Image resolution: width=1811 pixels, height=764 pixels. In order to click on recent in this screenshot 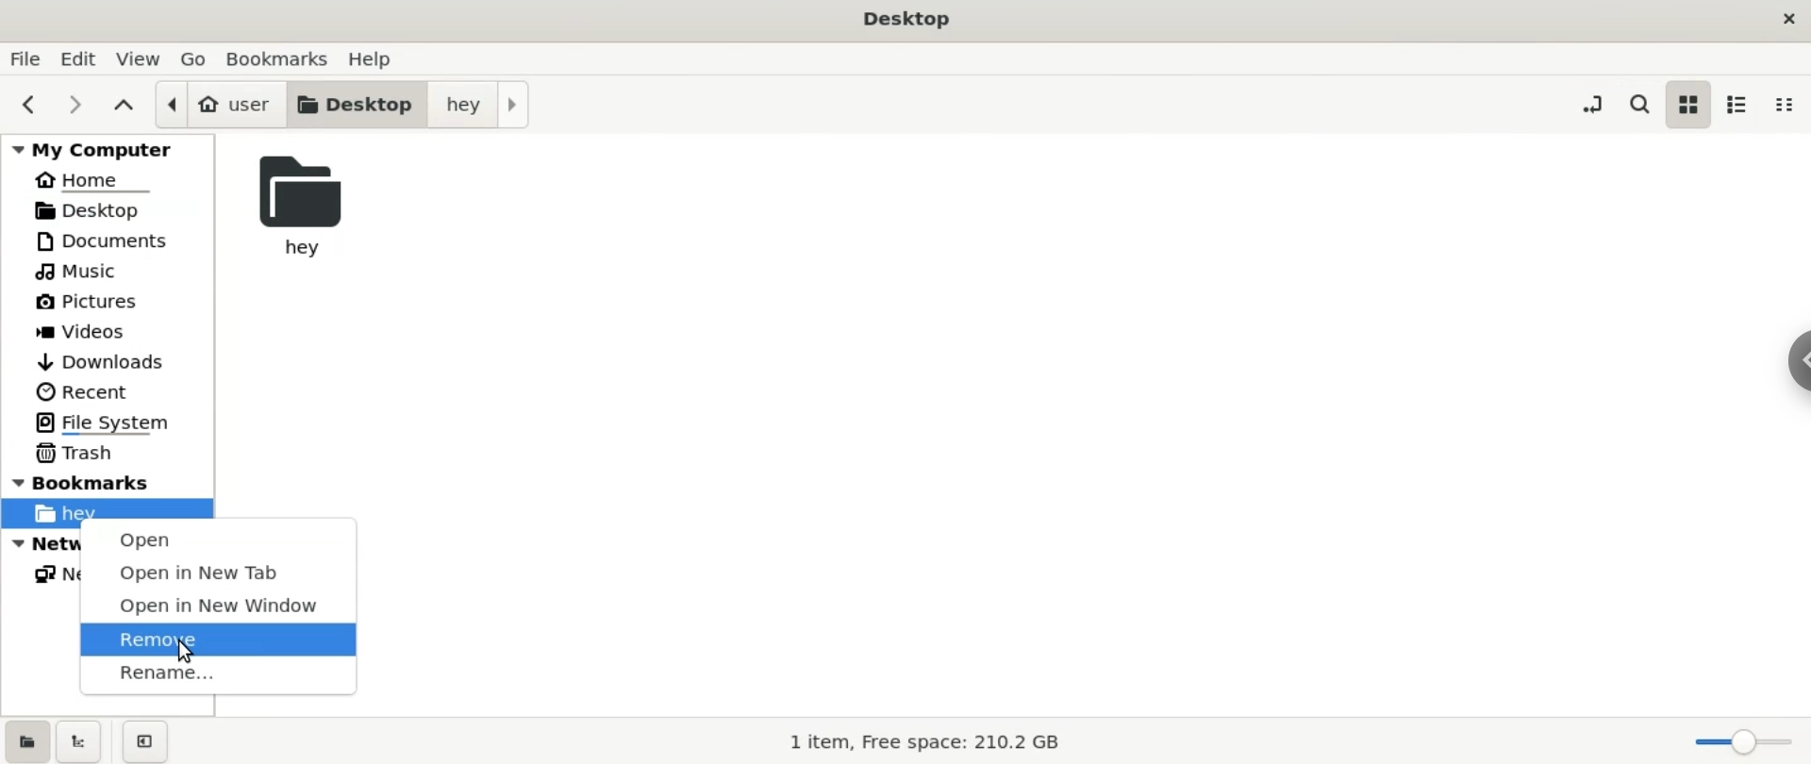, I will do `click(86, 391)`.